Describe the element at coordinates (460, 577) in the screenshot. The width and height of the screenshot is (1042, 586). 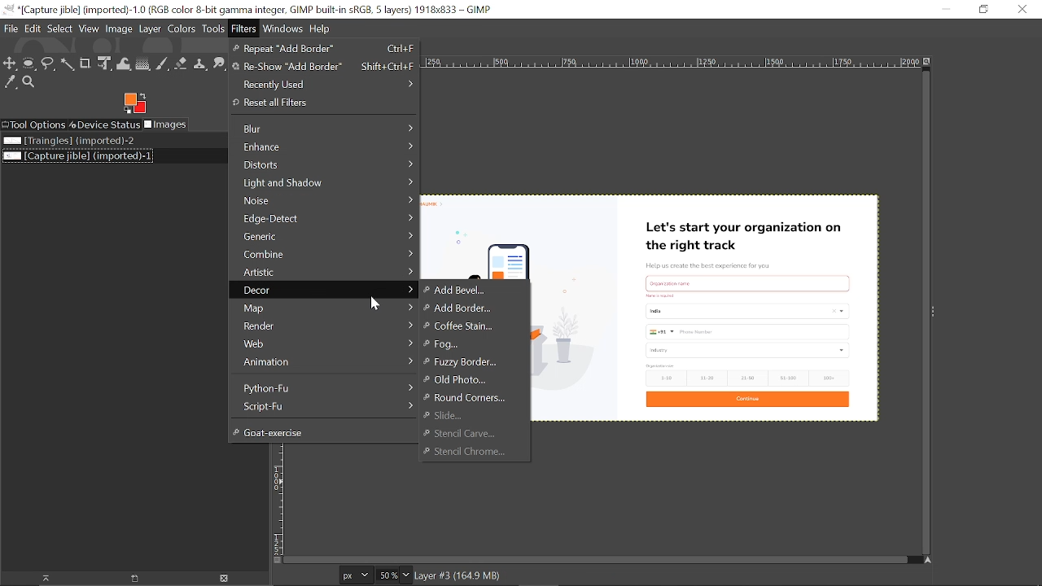
I see `Image info` at that location.